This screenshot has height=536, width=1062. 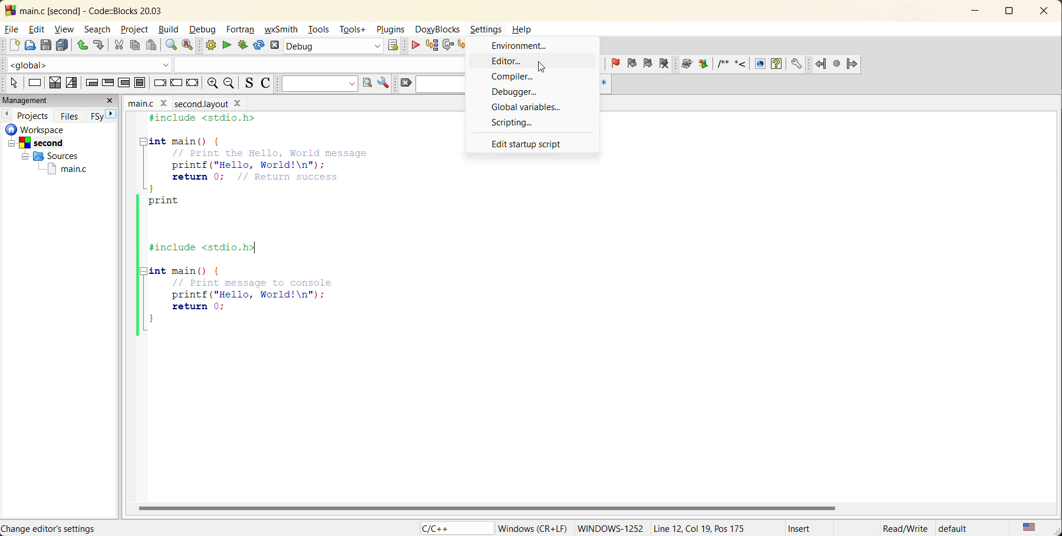 I want to click on build and run, so click(x=241, y=45).